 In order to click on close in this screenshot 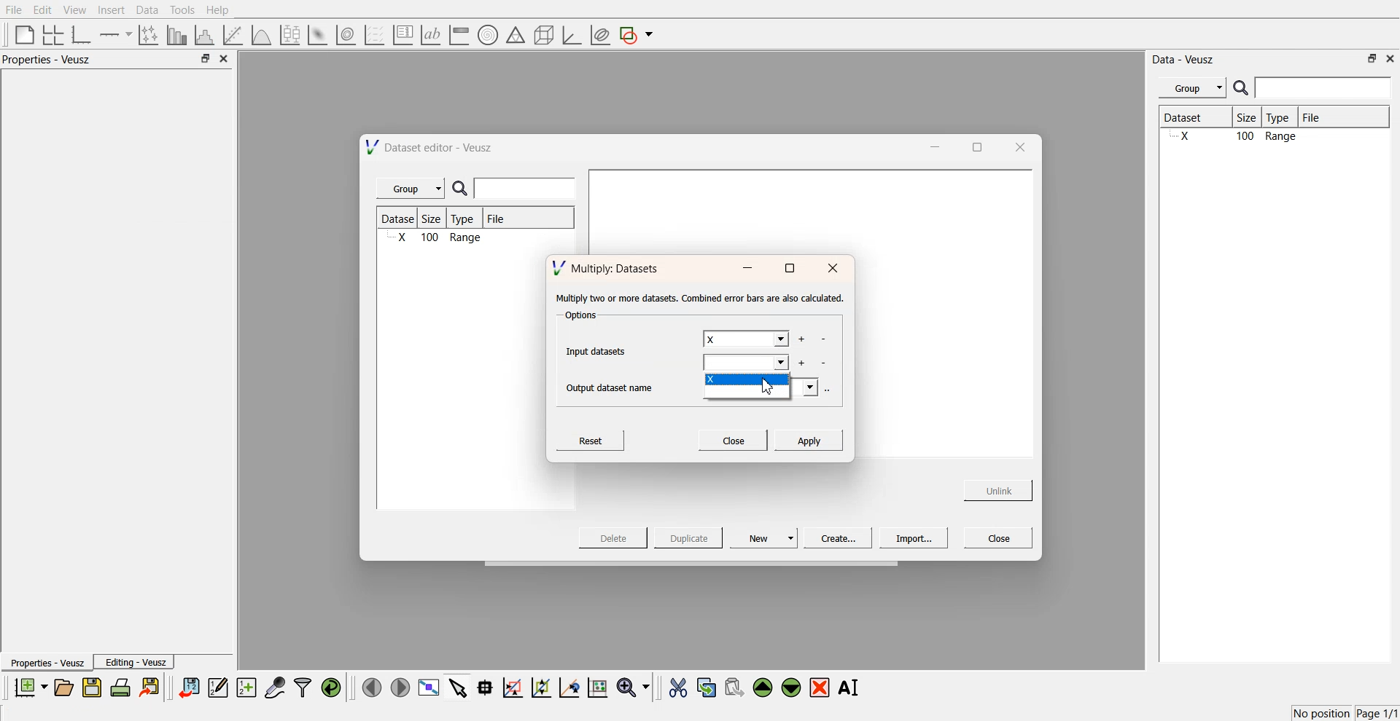, I will do `click(225, 59)`.